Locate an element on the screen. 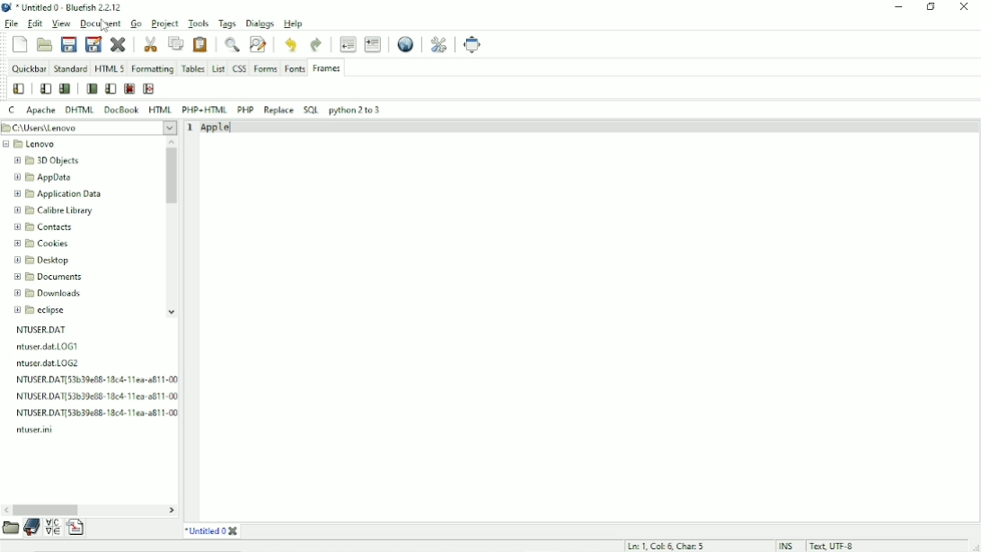  Cookies is located at coordinates (43, 243).